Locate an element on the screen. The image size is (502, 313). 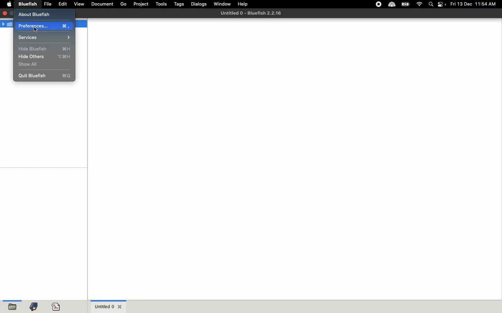
Internet is located at coordinates (420, 5).